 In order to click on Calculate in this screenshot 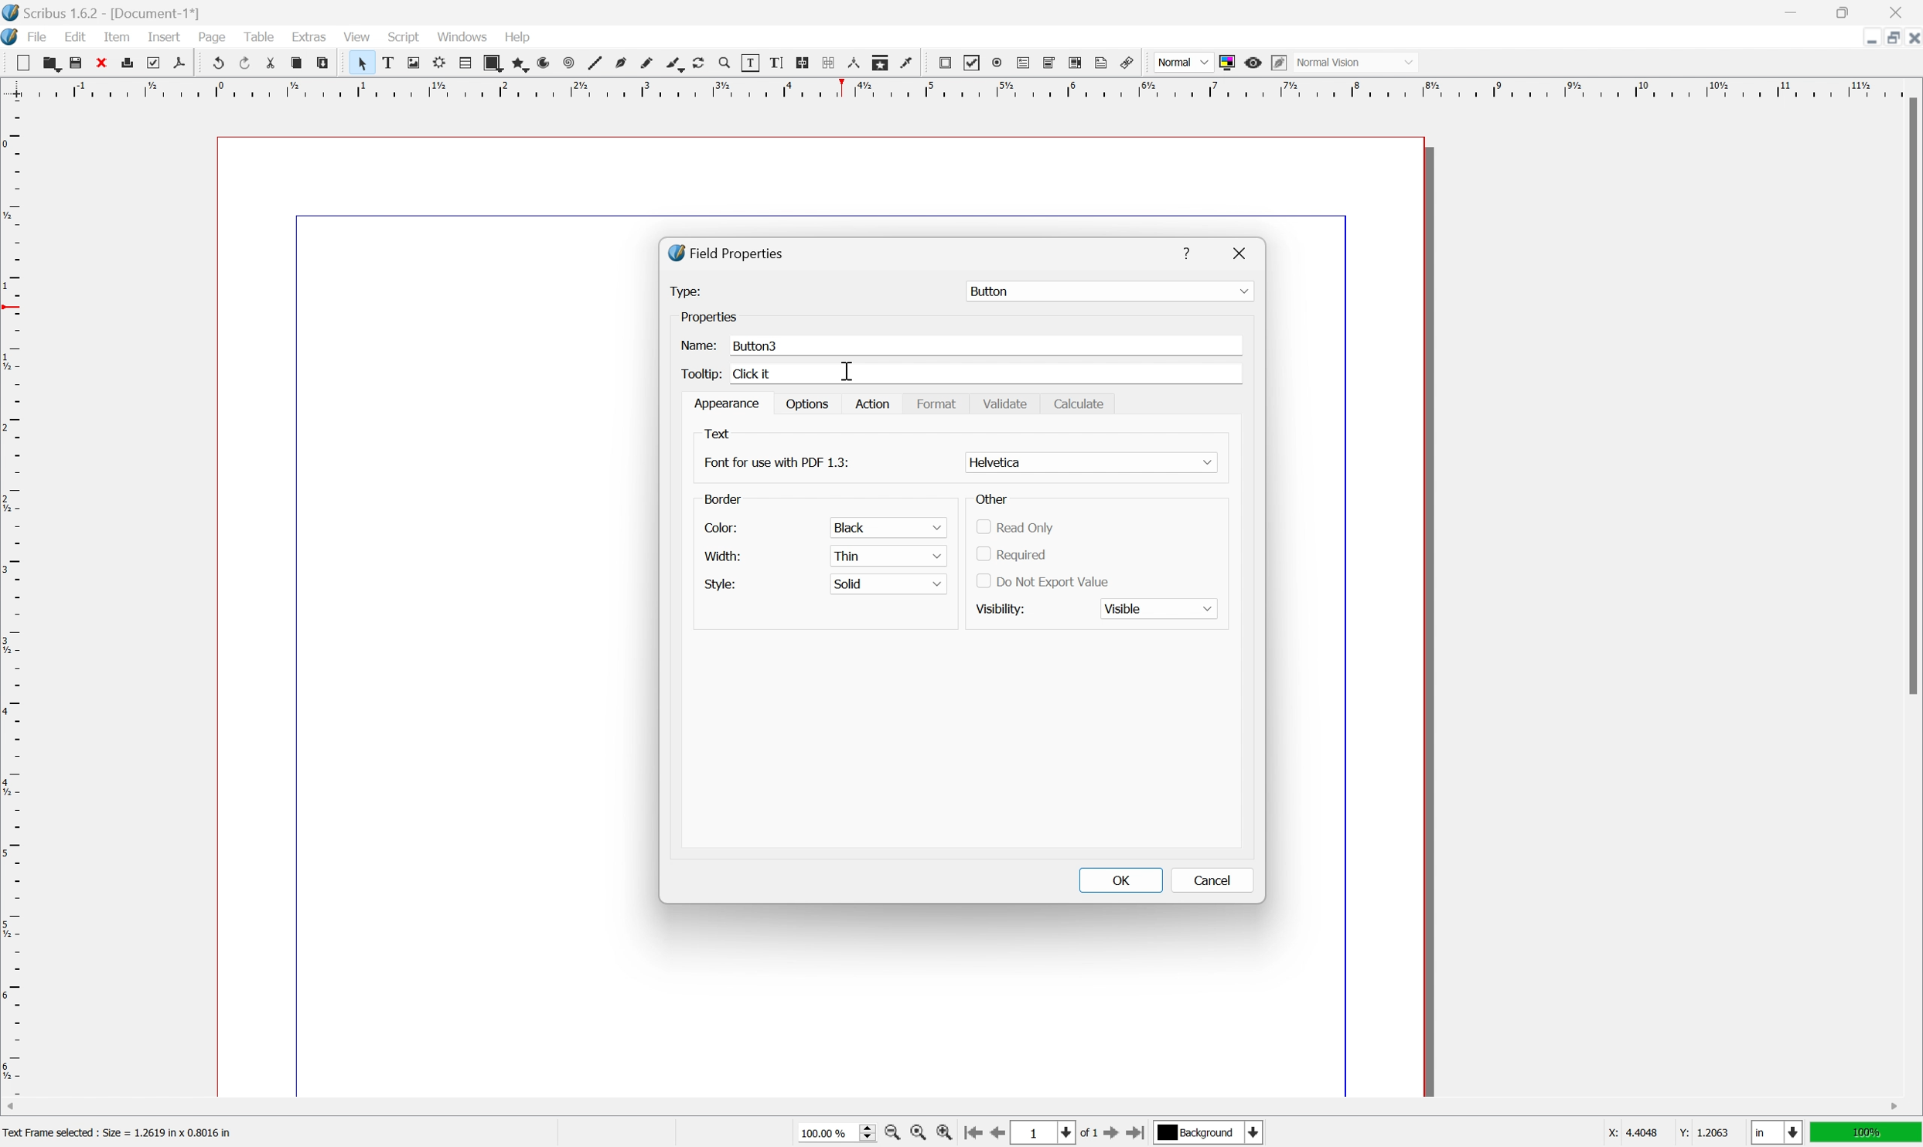, I will do `click(1083, 405)`.